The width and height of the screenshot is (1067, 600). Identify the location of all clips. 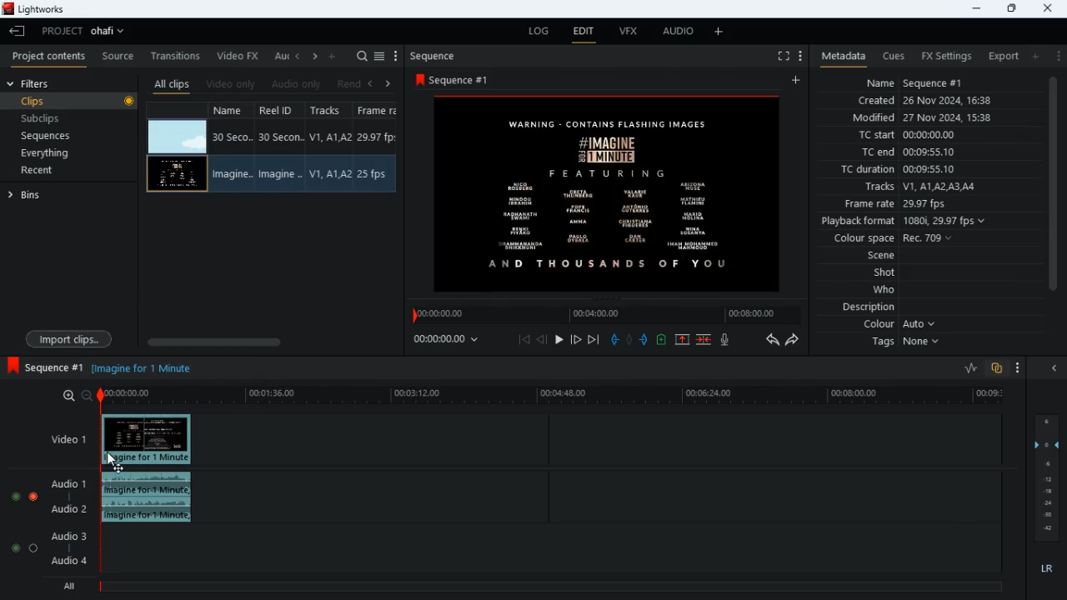
(173, 82).